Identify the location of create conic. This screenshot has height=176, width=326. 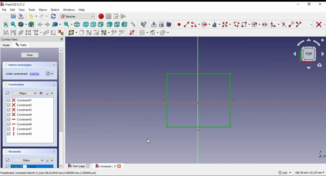
(216, 24).